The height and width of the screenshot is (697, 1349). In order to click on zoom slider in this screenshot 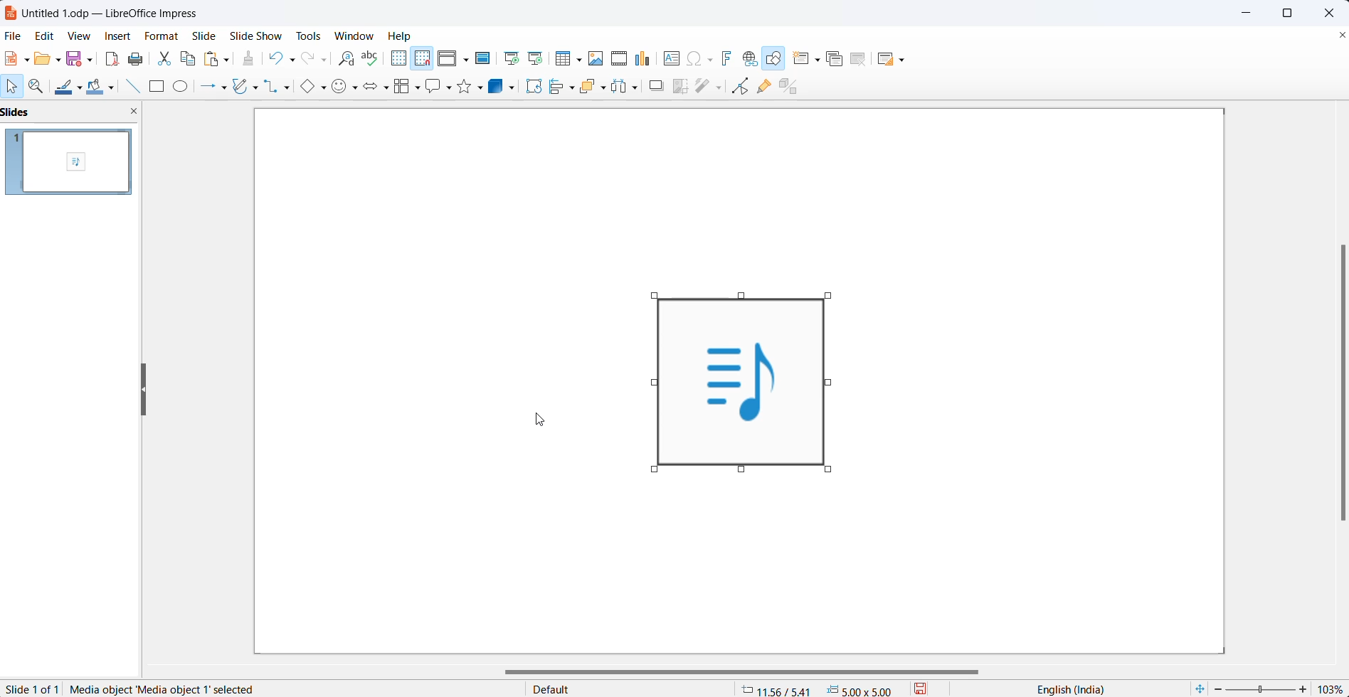, I will do `click(1261, 690)`.